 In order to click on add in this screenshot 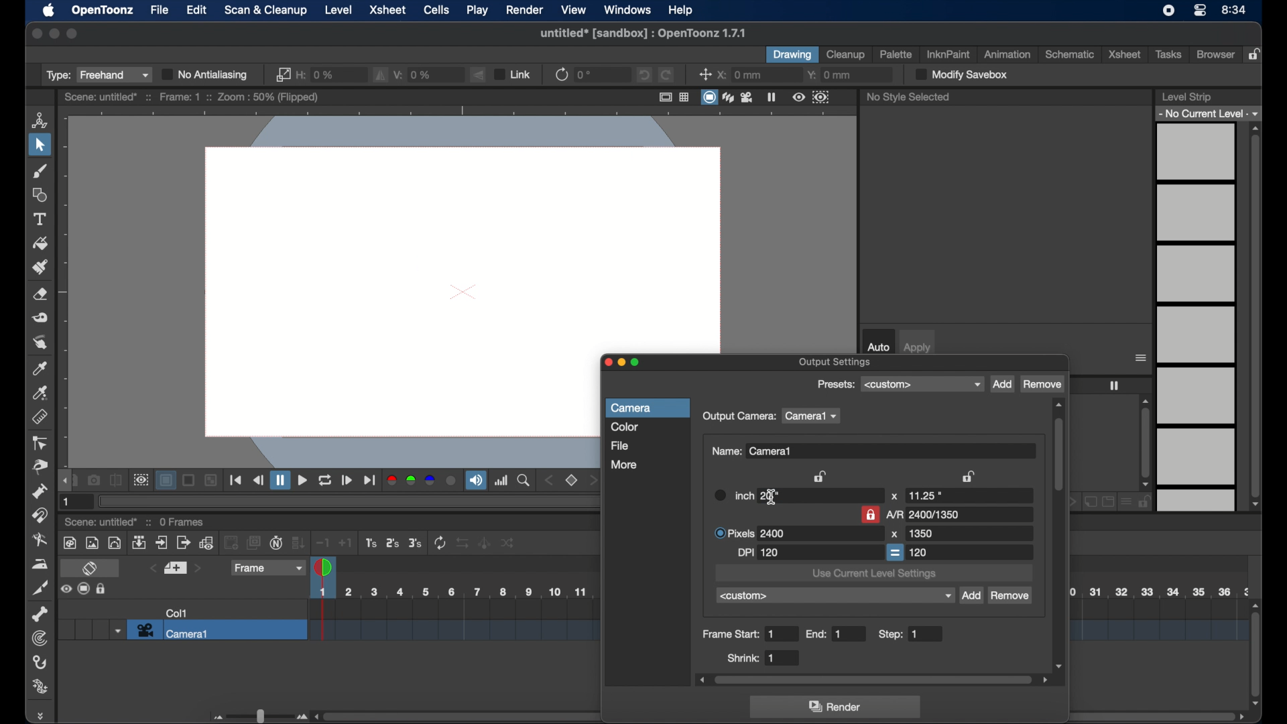, I will do `click(971, 596)`.